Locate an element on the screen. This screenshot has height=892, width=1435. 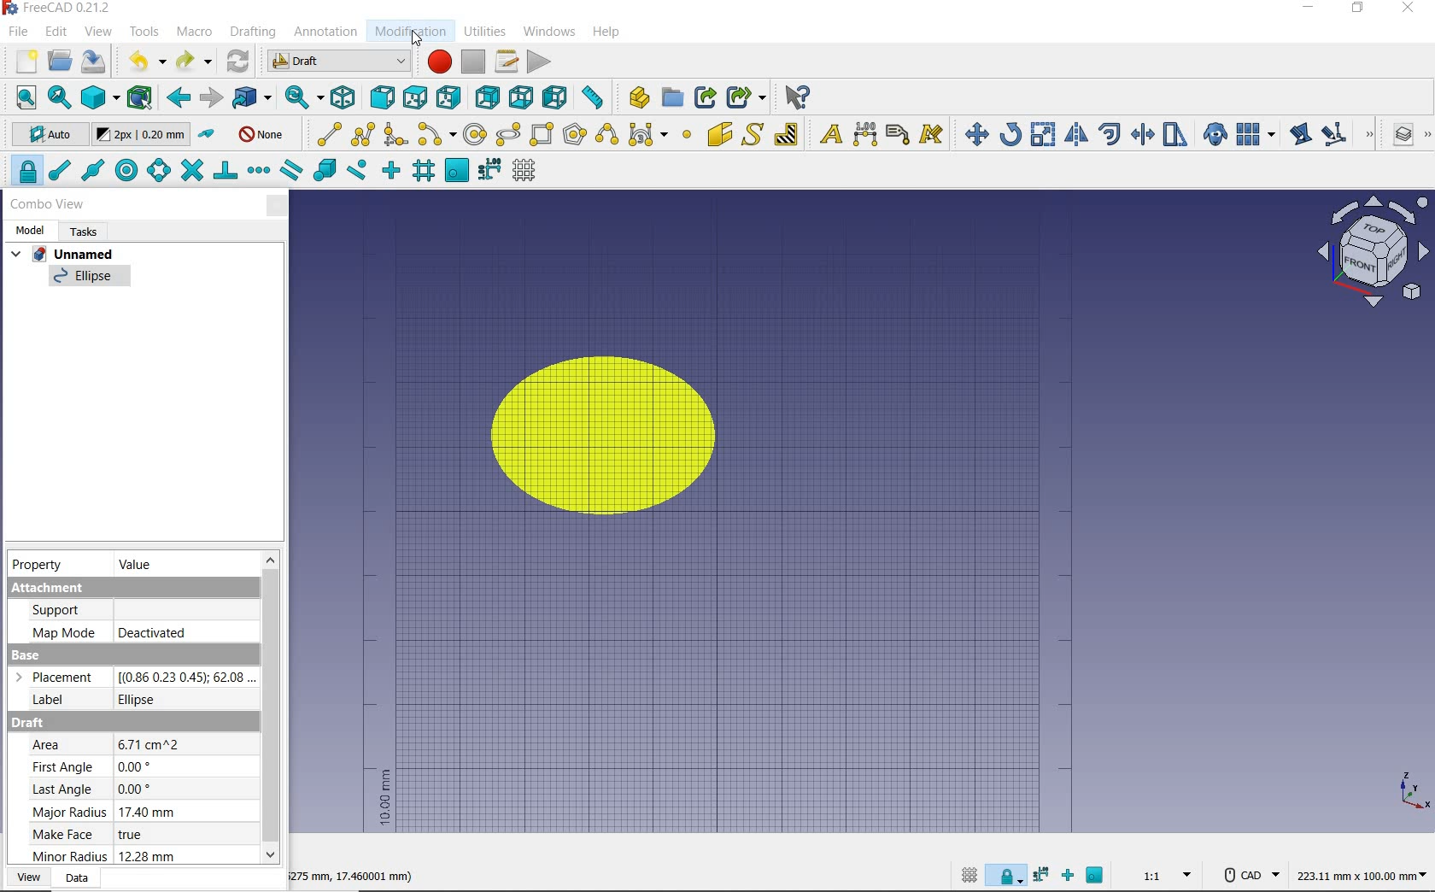
go to linked object is located at coordinates (251, 99).